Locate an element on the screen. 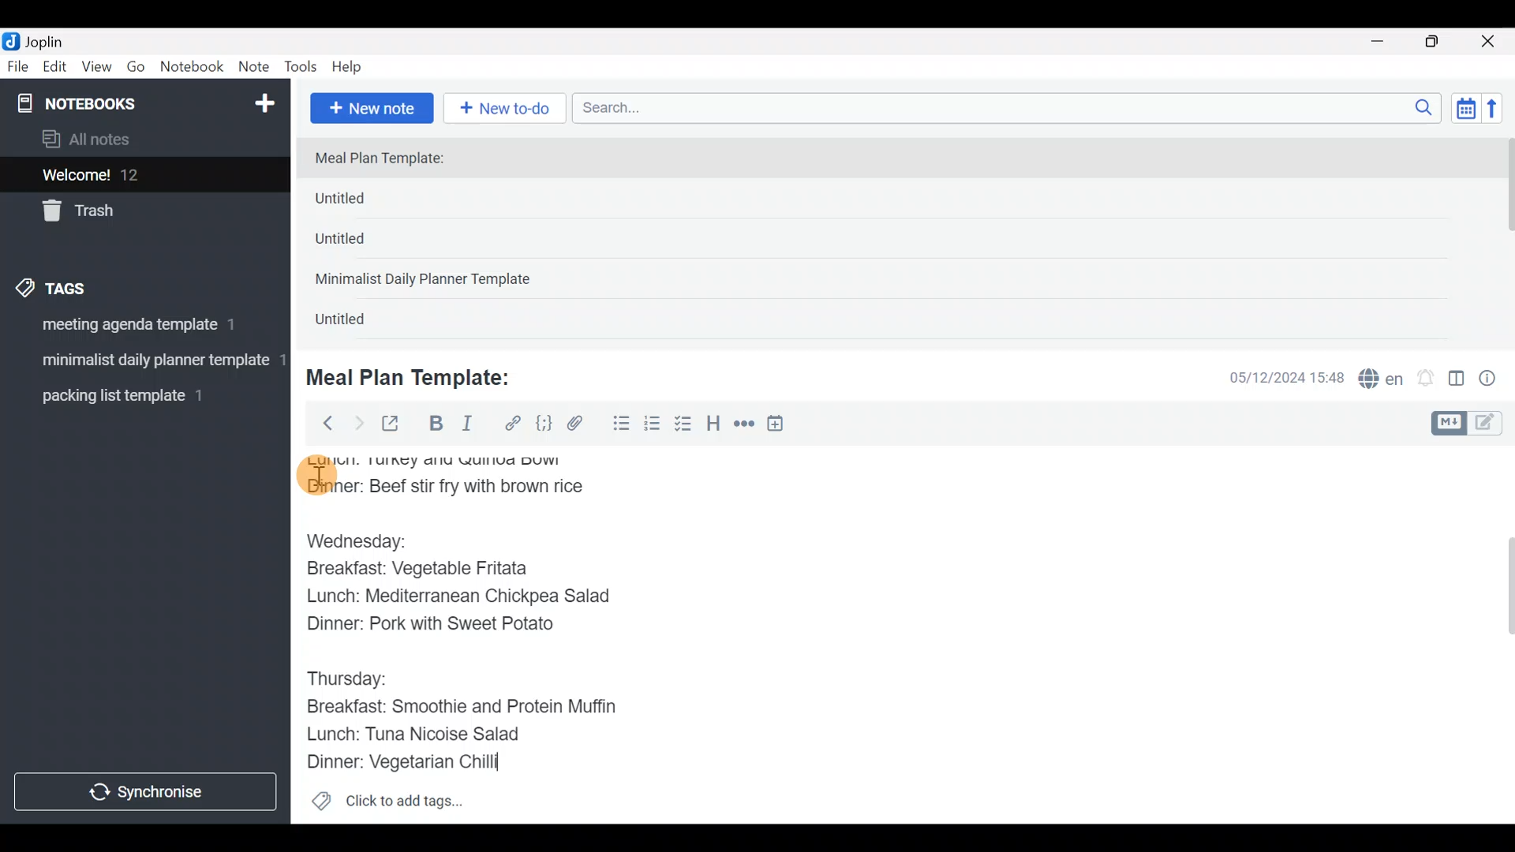  Toggle sort order is located at coordinates (1465, 109).